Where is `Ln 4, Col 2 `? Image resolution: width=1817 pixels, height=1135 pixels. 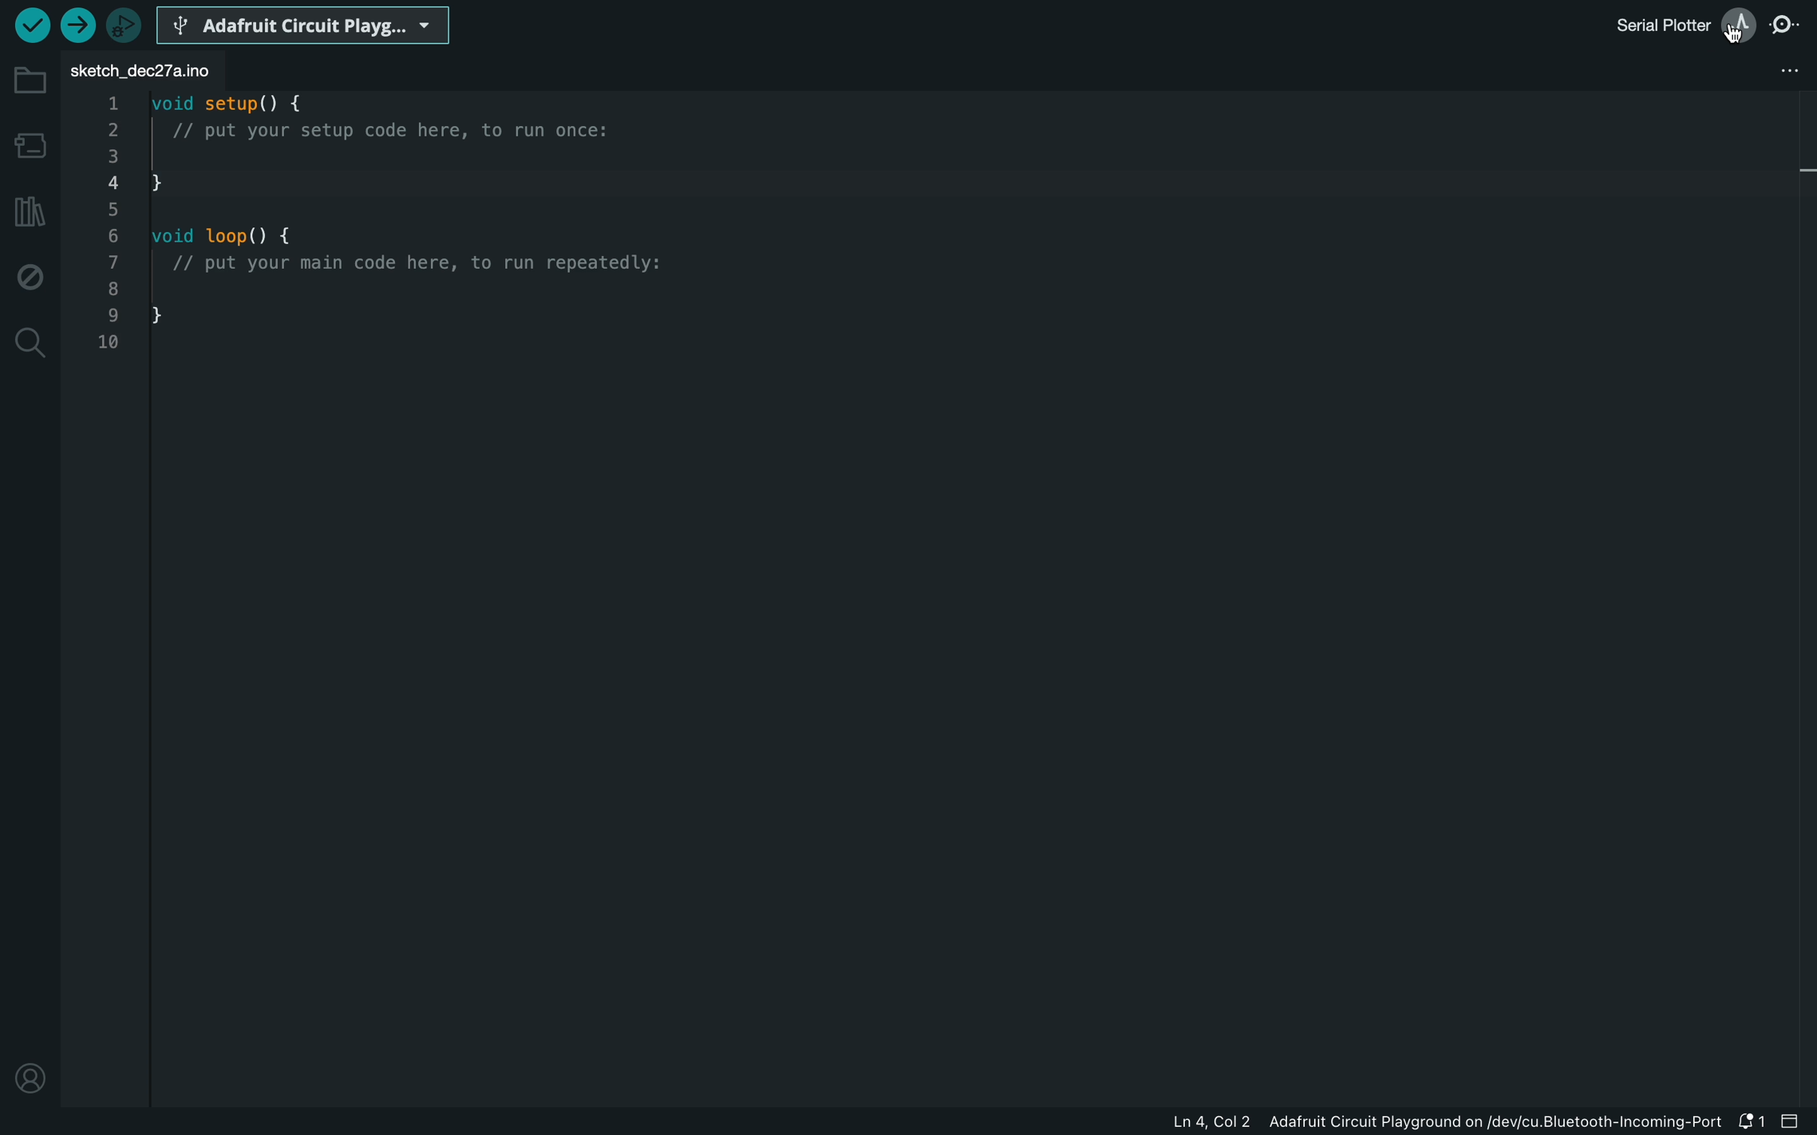 Ln 4, Col 2  is located at coordinates (1210, 1119).